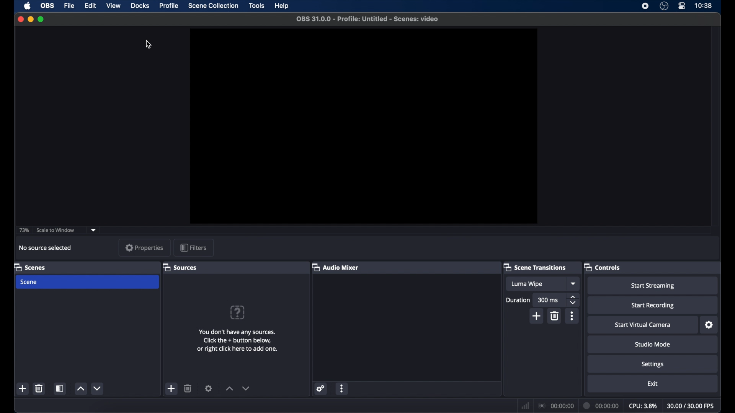 This screenshot has height=413, width=735. I want to click on start virtual camera, so click(643, 325).